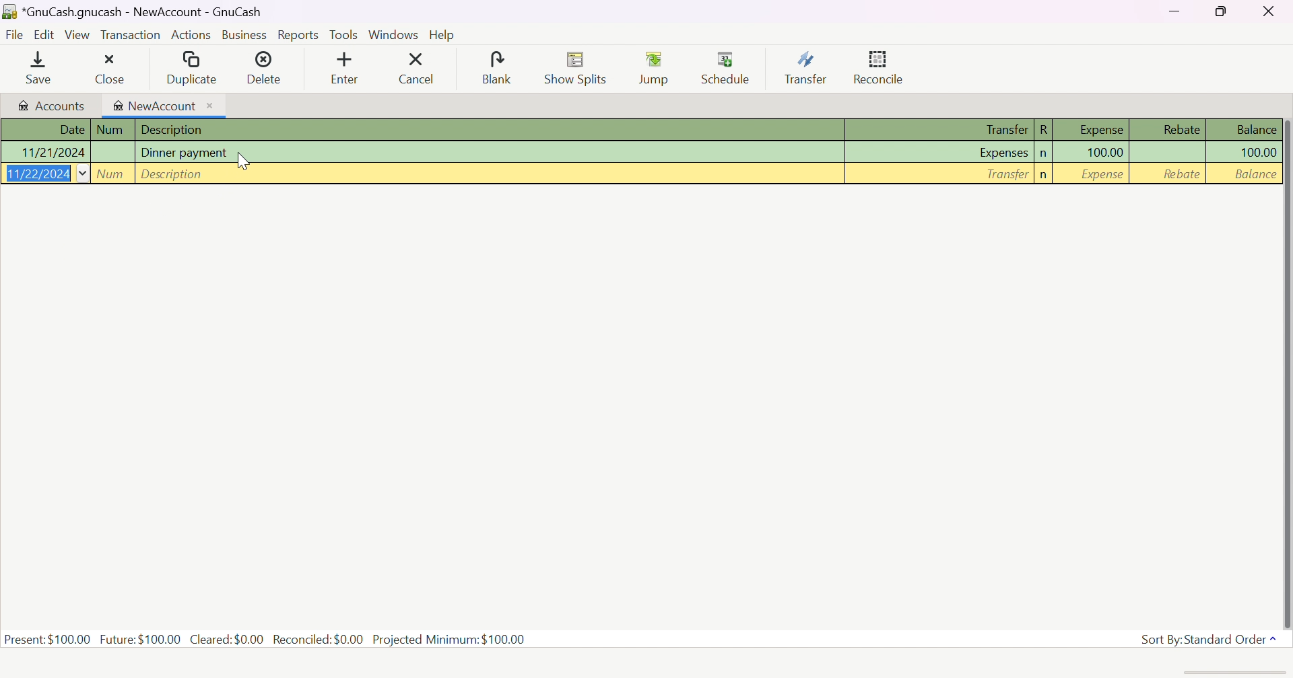 The width and height of the screenshot is (1293, 678). Describe the element at coordinates (244, 35) in the screenshot. I see `Business` at that location.